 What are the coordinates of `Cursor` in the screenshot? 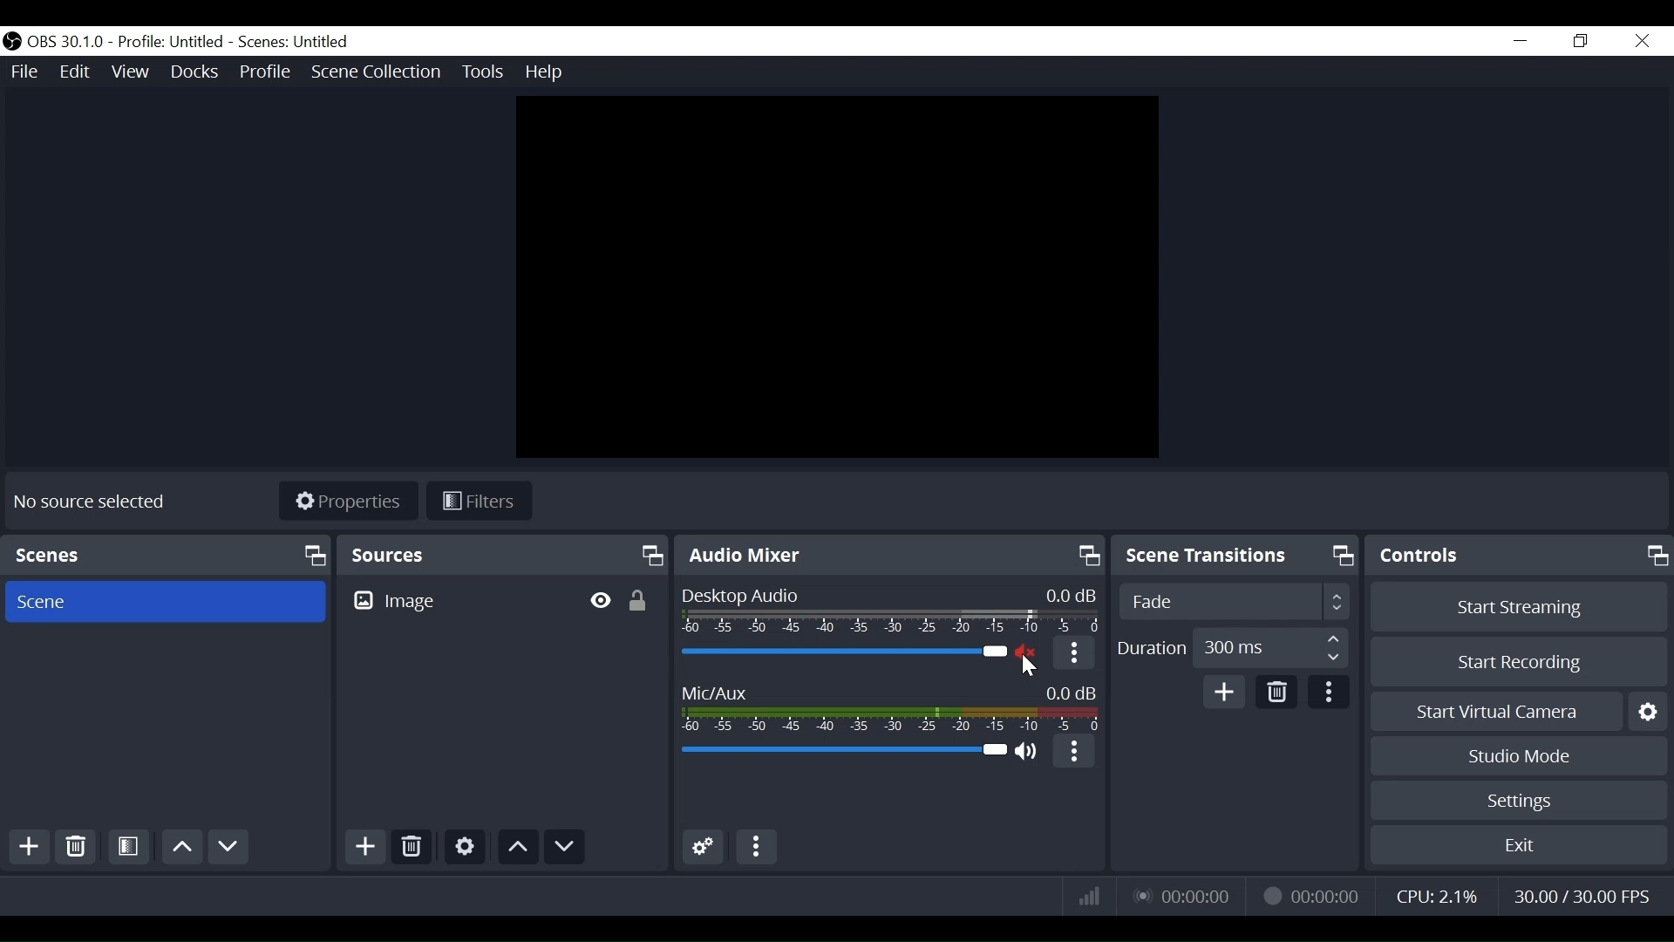 It's located at (1038, 670).